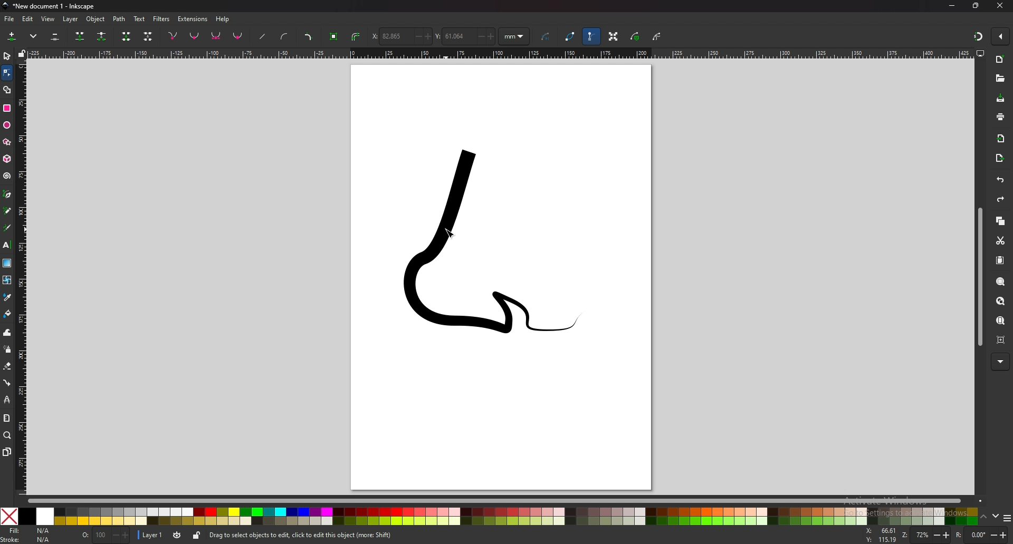  I want to click on add corners lpe, so click(308, 37).